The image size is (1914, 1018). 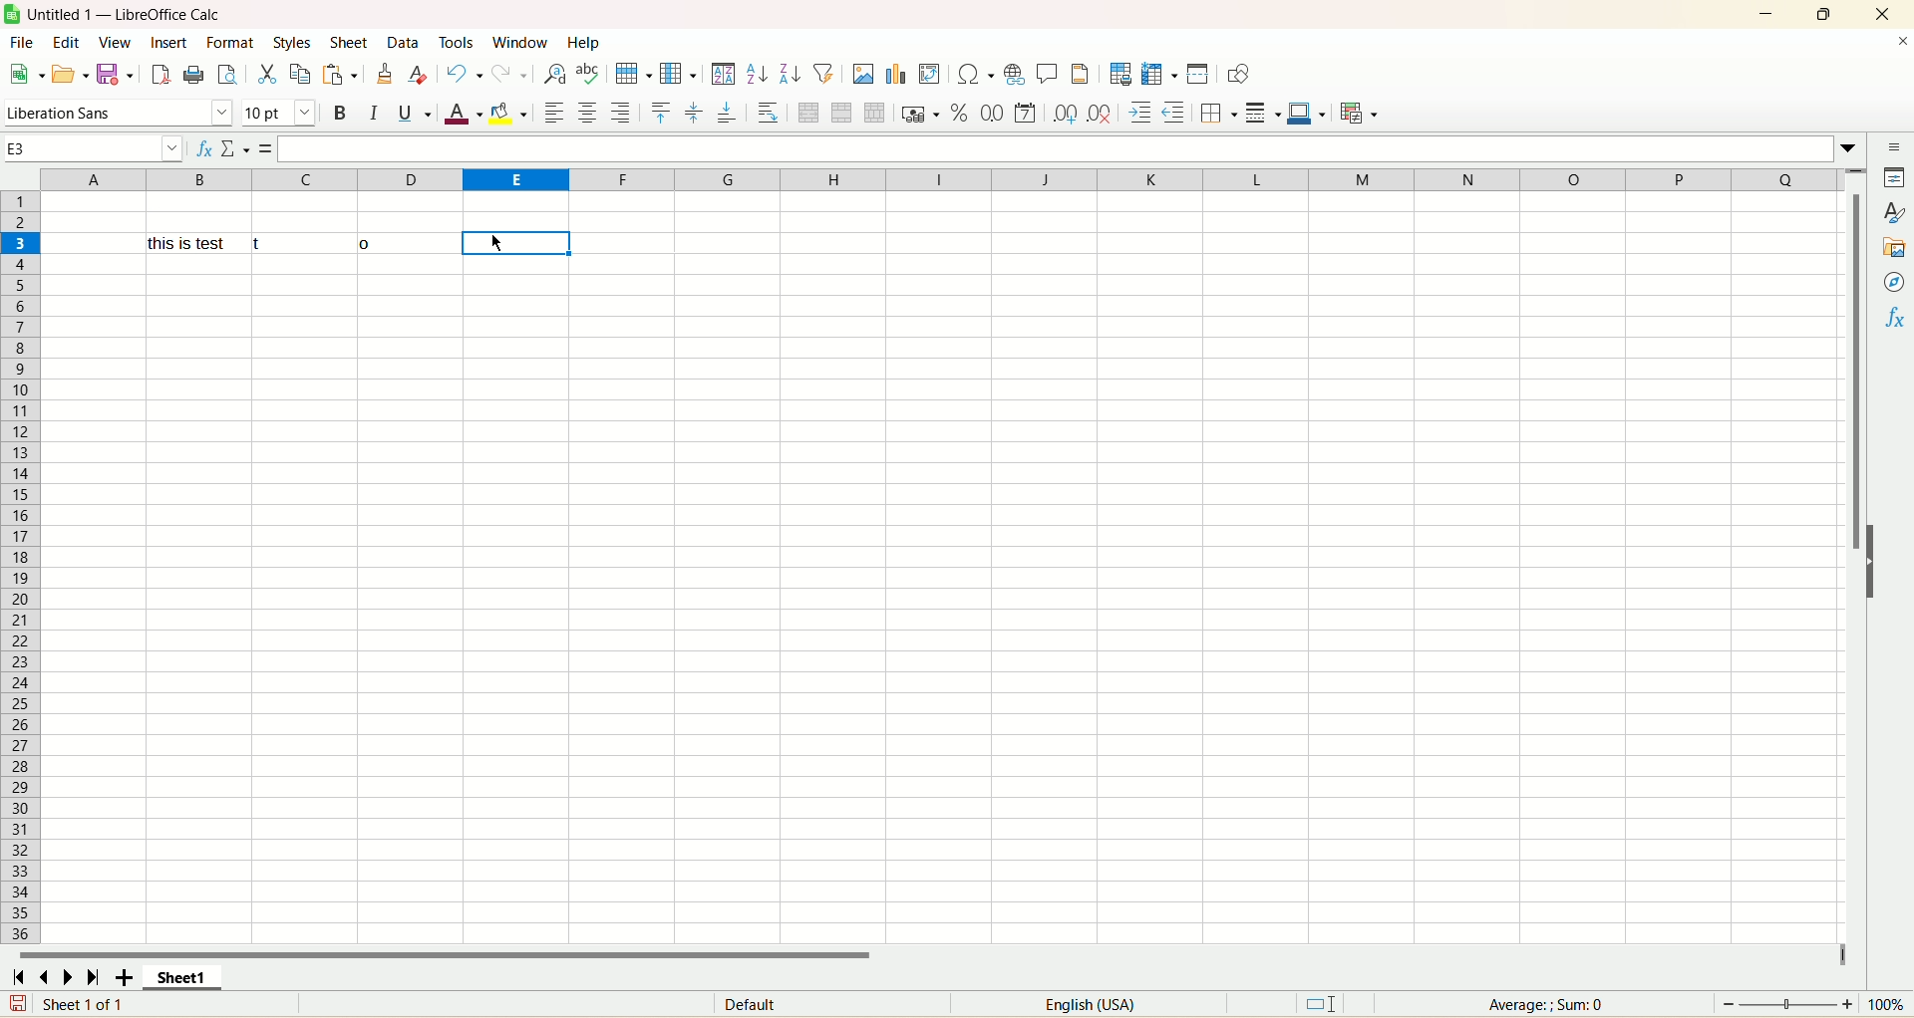 What do you see at coordinates (1239, 74) in the screenshot?
I see `draw function` at bounding box center [1239, 74].